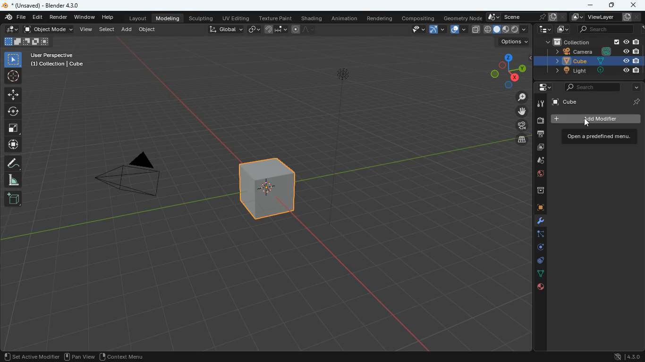 This screenshot has width=645, height=362. I want to click on rendering, so click(380, 18).